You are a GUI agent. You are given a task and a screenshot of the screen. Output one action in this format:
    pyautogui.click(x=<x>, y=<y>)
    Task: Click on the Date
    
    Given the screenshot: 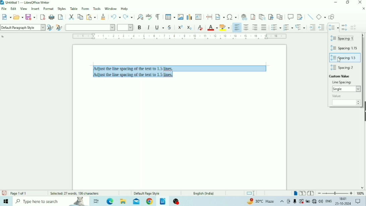 What is the action you would take?
    pyautogui.click(x=343, y=203)
    